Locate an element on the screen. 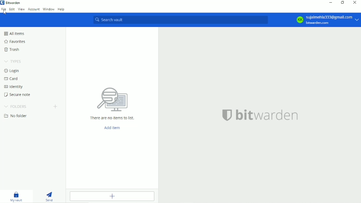 The width and height of the screenshot is (361, 203). Bitwarden is located at coordinates (15, 3).